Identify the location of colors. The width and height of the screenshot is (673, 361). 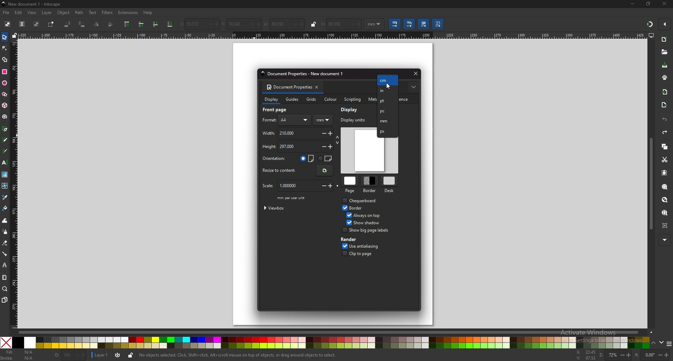
(332, 343).